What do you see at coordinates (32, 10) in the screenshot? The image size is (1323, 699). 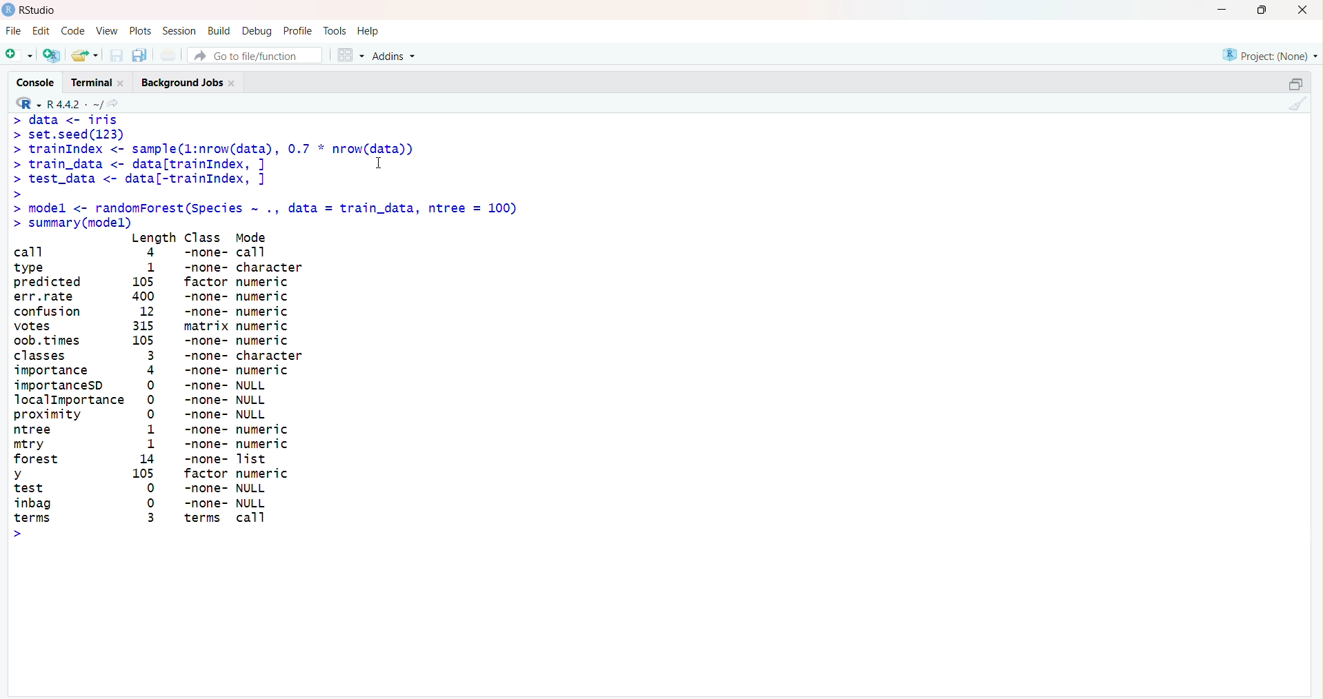 I see `RStudio` at bounding box center [32, 10].